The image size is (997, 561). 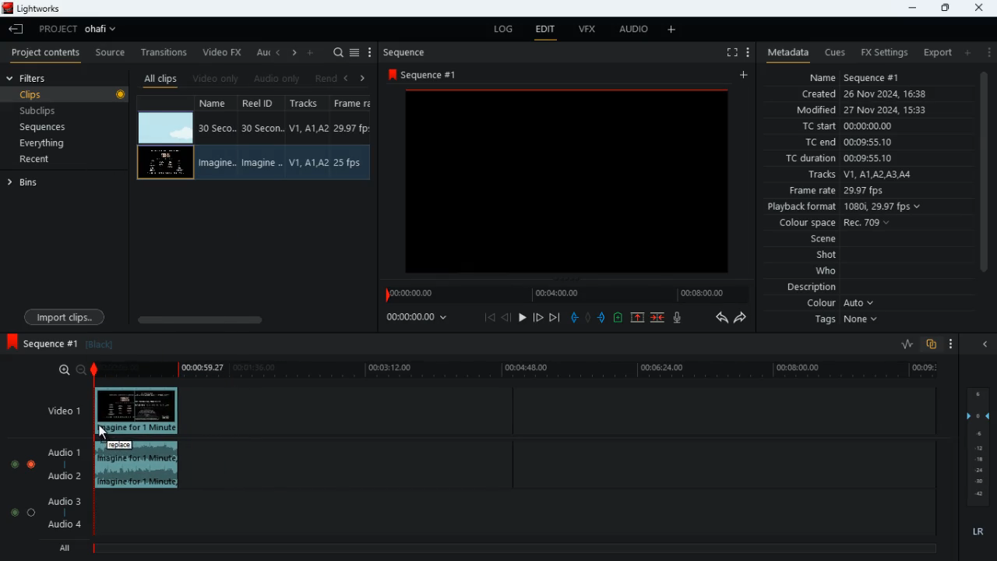 What do you see at coordinates (830, 270) in the screenshot?
I see `who` at bounding box center [830, 270].